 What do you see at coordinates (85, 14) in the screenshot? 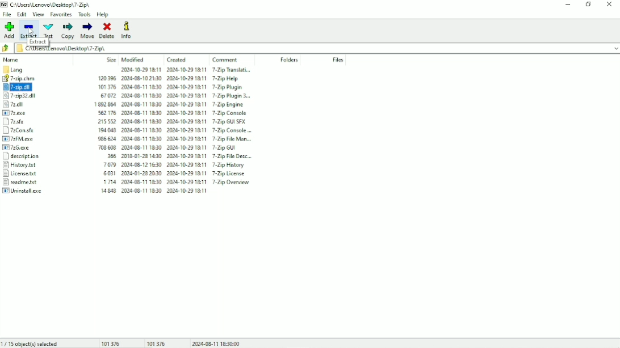
I see `Tools` at bounding box center [85, 14].